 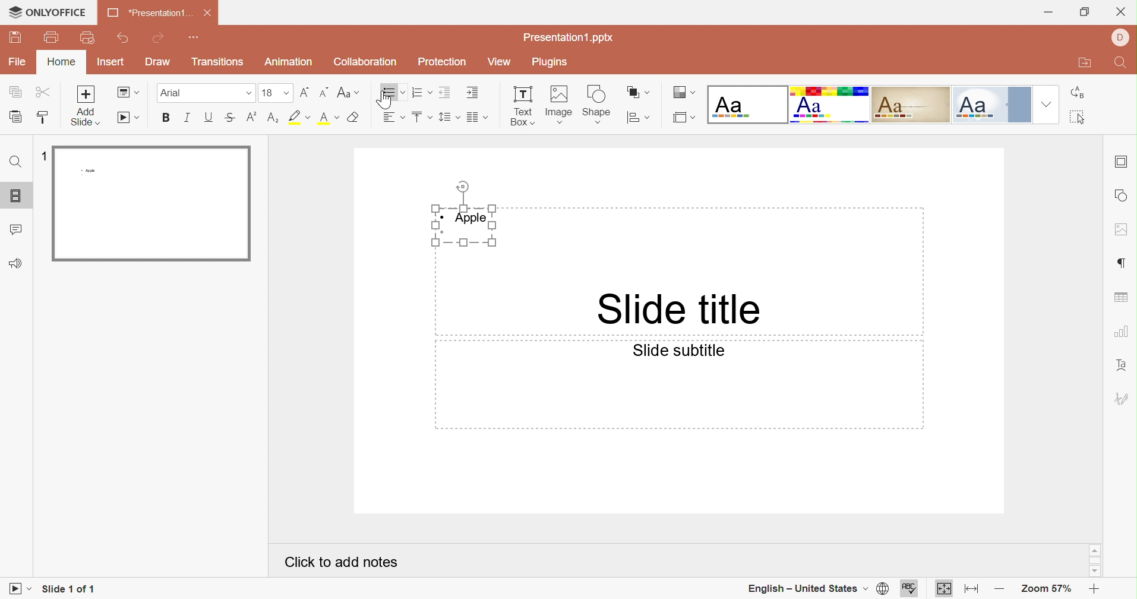 What do you see at coordinates (1088, 65) in the screenshot?
I see `Open file location` at bounding box center [1088, 65].